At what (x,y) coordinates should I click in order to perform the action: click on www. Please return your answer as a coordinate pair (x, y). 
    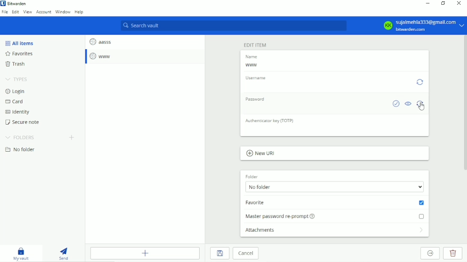
    Looking at the image, I should click on (101, 56).